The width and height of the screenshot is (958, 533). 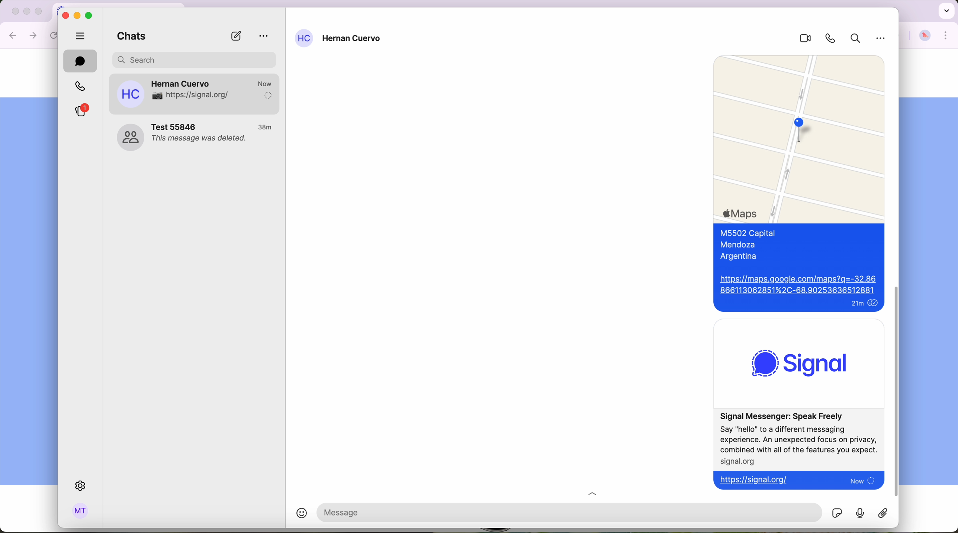 I want to click on navigate arrows, so click(x=23, y=35).